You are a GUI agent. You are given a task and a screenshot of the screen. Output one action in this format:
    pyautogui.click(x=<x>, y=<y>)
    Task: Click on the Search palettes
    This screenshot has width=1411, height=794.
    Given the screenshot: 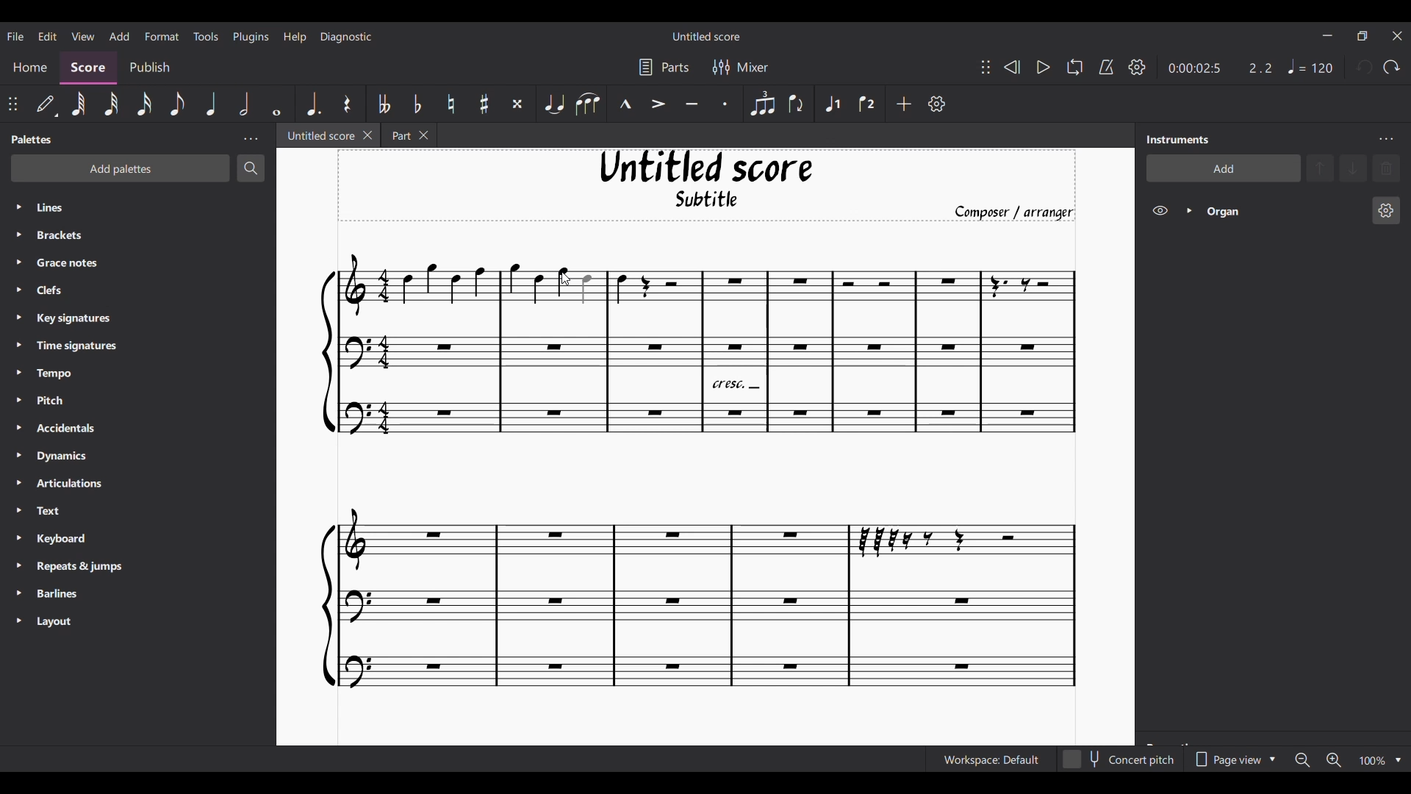 What is the action you would take?
    pyautogui.click(x=251, y=168)
    